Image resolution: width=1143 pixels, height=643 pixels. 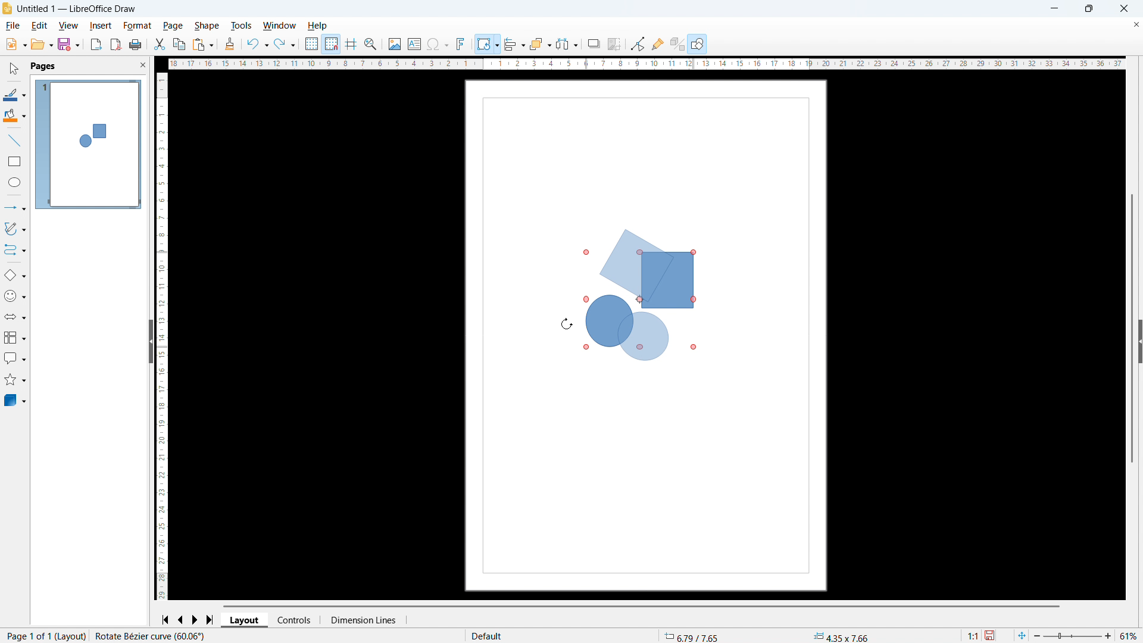 What do you see at coordinates (567, 324) in the screenshot?
I see `Cursor ` at bounding box center [567, 324].